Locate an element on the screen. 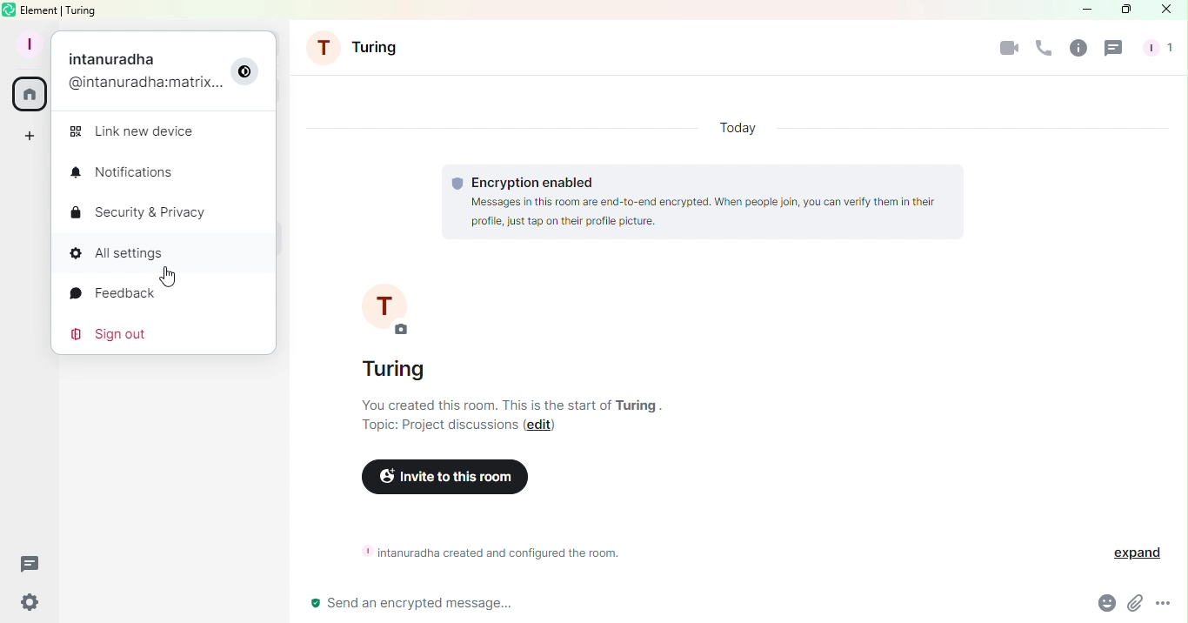 This screenshot has height=623, width=1188. Create a space is located at coordinates (30, 136).